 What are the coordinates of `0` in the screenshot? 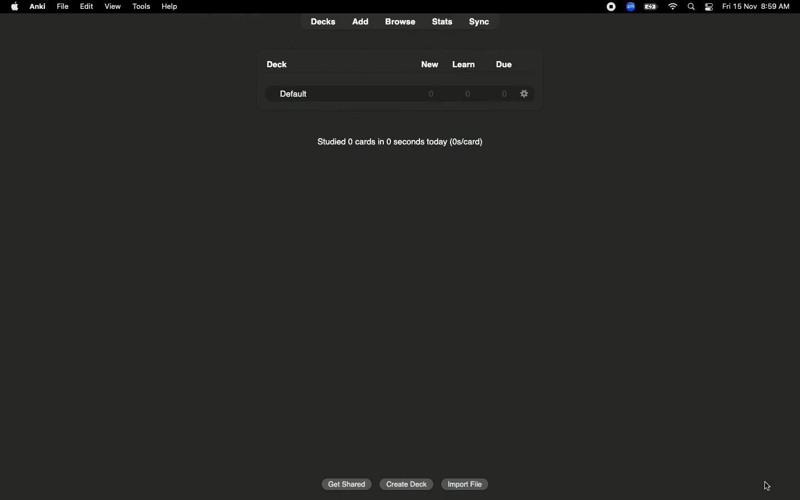 It's located at (503, 93).